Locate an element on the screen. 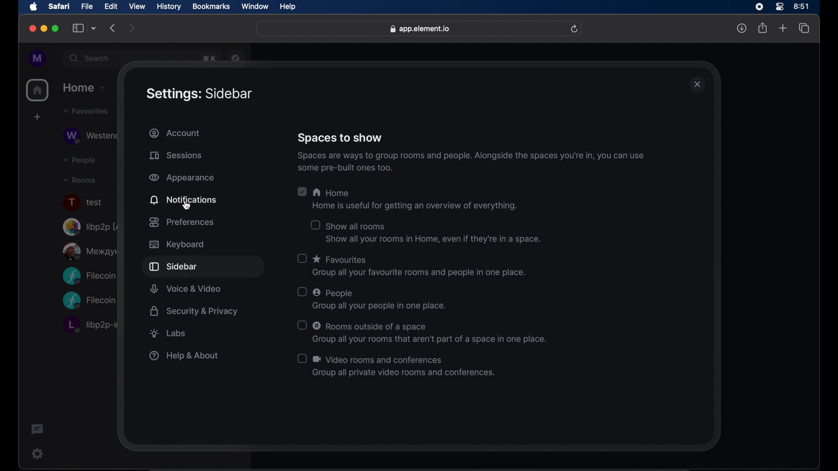  downloads is located at coordinates (740, 28).